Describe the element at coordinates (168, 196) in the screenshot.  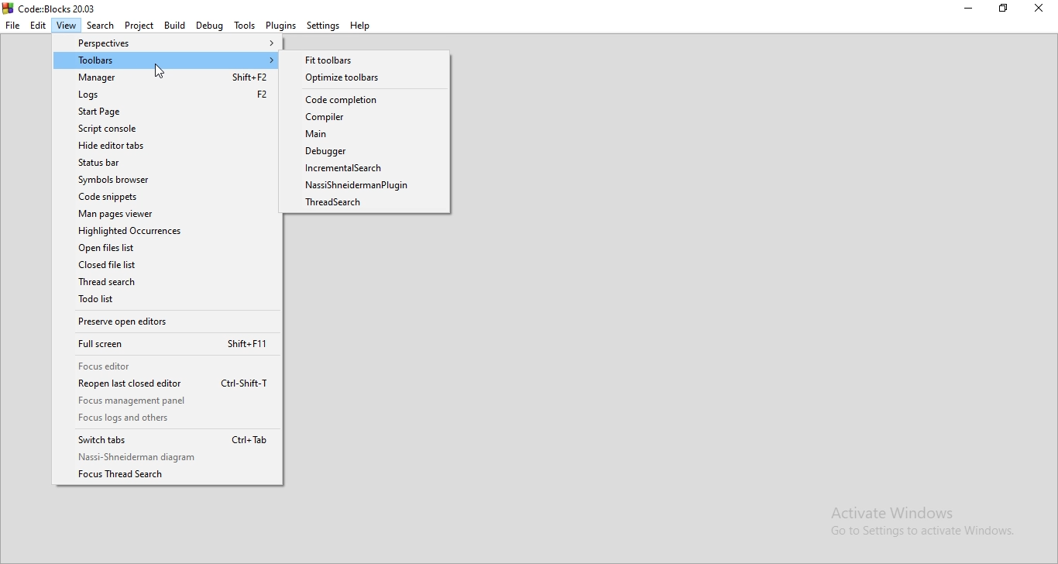
I see `Code snippets` at that location.